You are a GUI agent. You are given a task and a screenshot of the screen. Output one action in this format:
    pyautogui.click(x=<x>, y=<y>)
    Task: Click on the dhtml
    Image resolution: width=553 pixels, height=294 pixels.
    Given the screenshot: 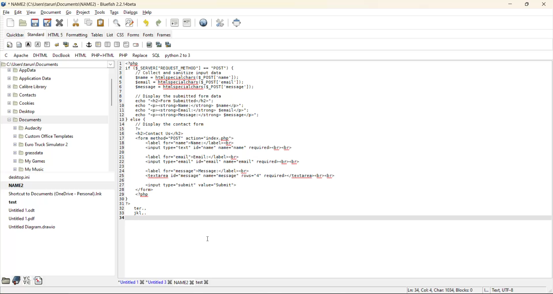 What is the action you would take?
    pyautogui.click(x=41, y=55)
    